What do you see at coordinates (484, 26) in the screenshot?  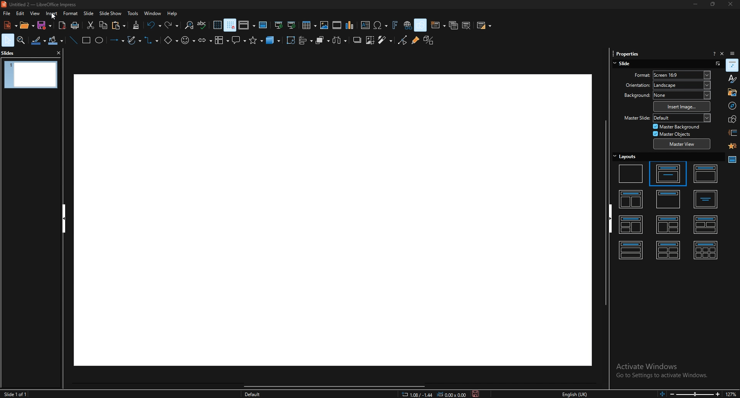 I see `slide layout` at bounding box center [484, 26].